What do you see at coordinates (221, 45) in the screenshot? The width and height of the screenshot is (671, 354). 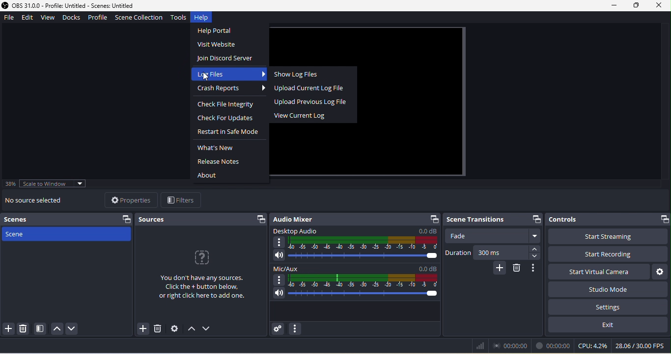 I see `visit website` at bounding box center [221, 45].